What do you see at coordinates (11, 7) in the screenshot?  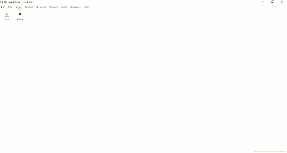 I see `Edit` at bounding box center [11, 7].